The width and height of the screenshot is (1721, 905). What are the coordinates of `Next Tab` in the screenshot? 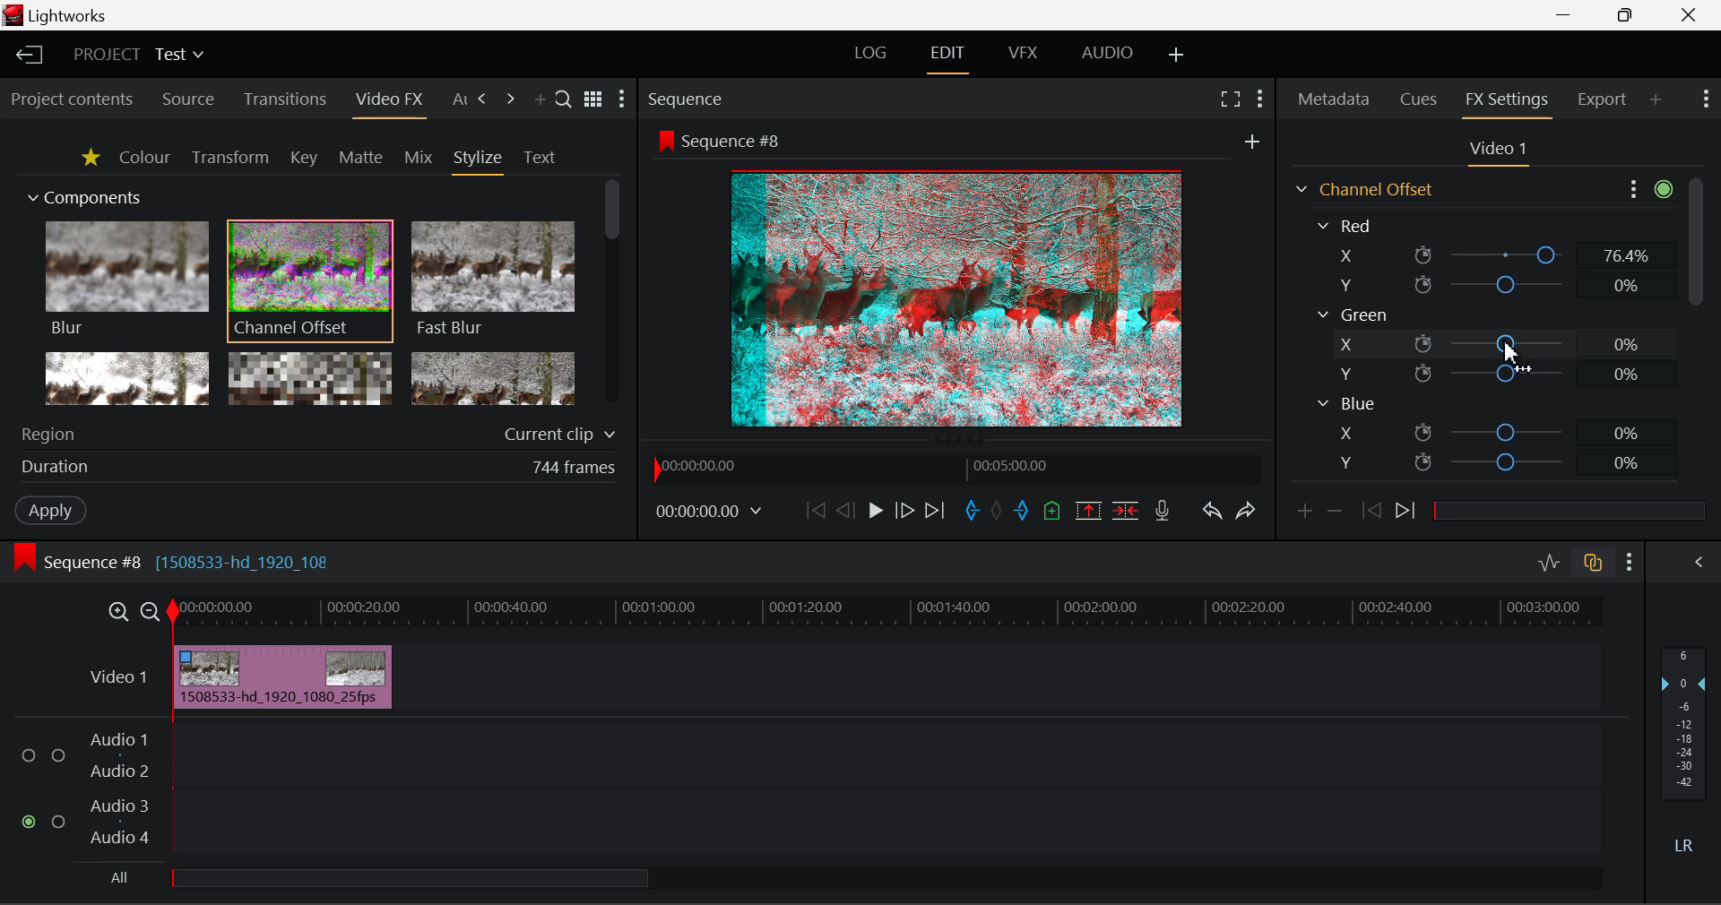 It's located at (510, 99).